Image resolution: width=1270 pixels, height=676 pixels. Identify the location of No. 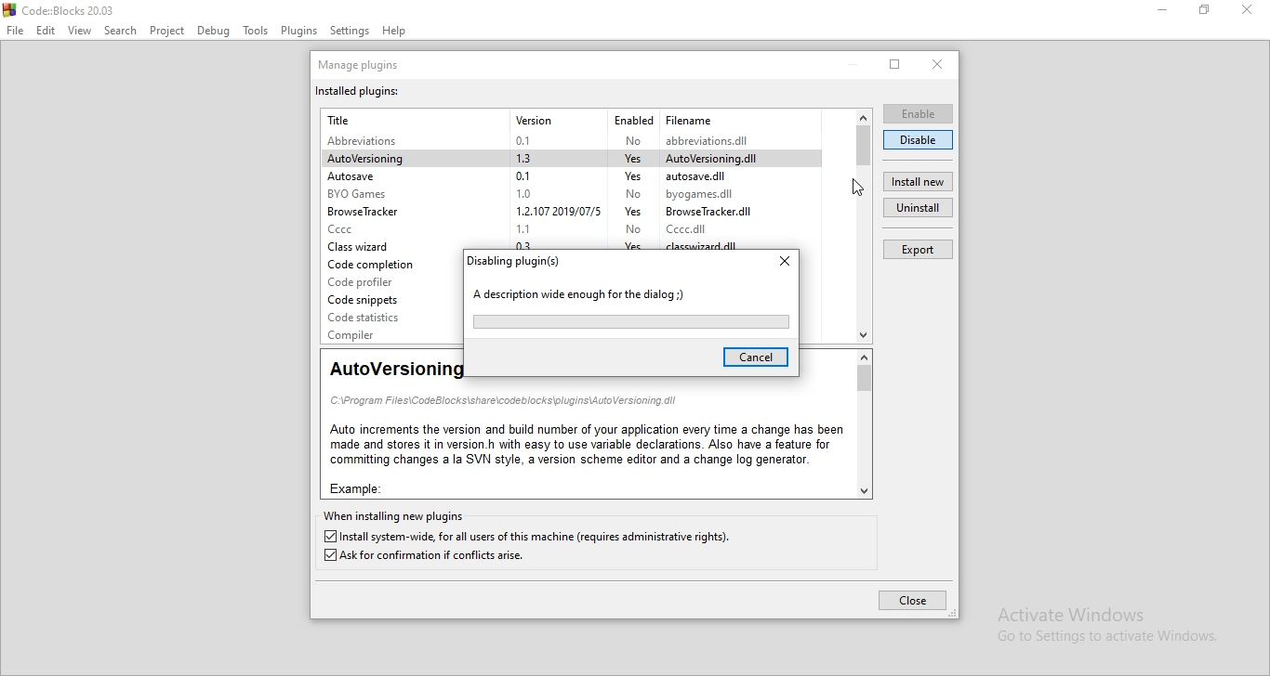
(631, 140).